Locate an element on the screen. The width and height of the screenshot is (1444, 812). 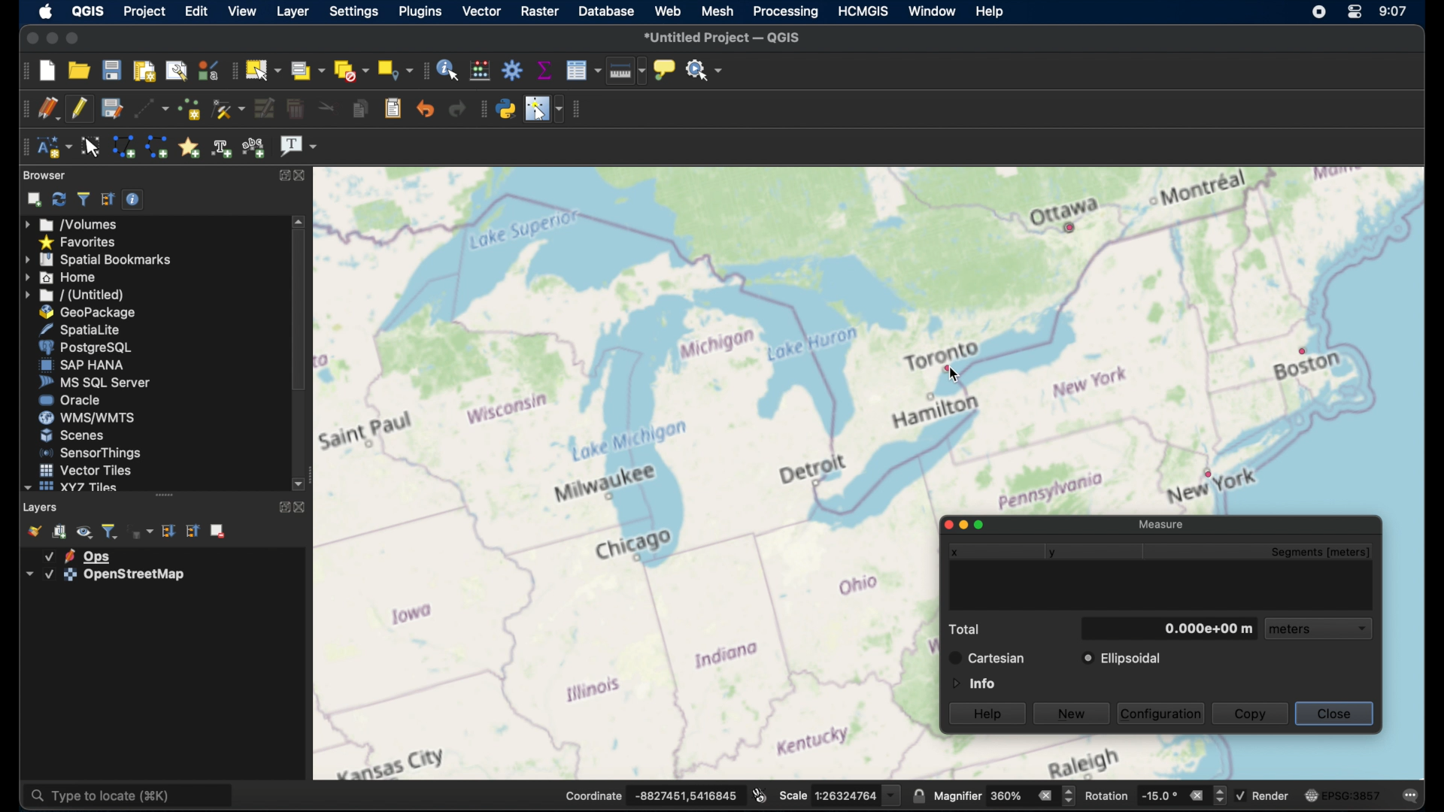
geopackage is located at coordinates (88, 312).